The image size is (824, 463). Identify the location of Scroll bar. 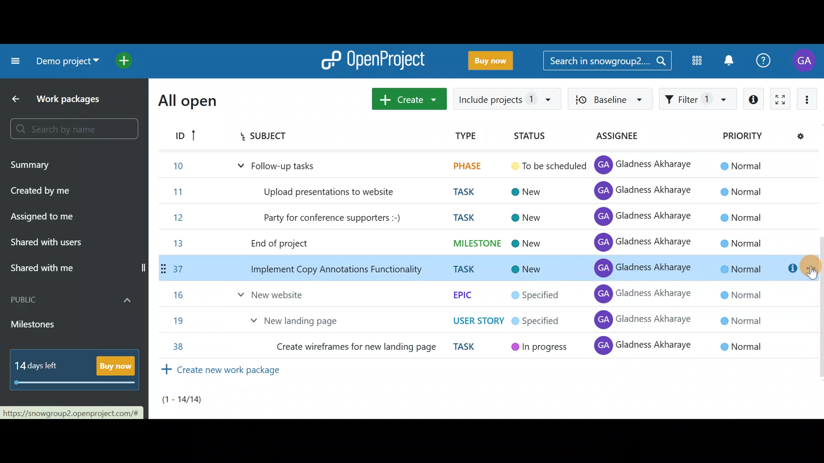
(819, 313).